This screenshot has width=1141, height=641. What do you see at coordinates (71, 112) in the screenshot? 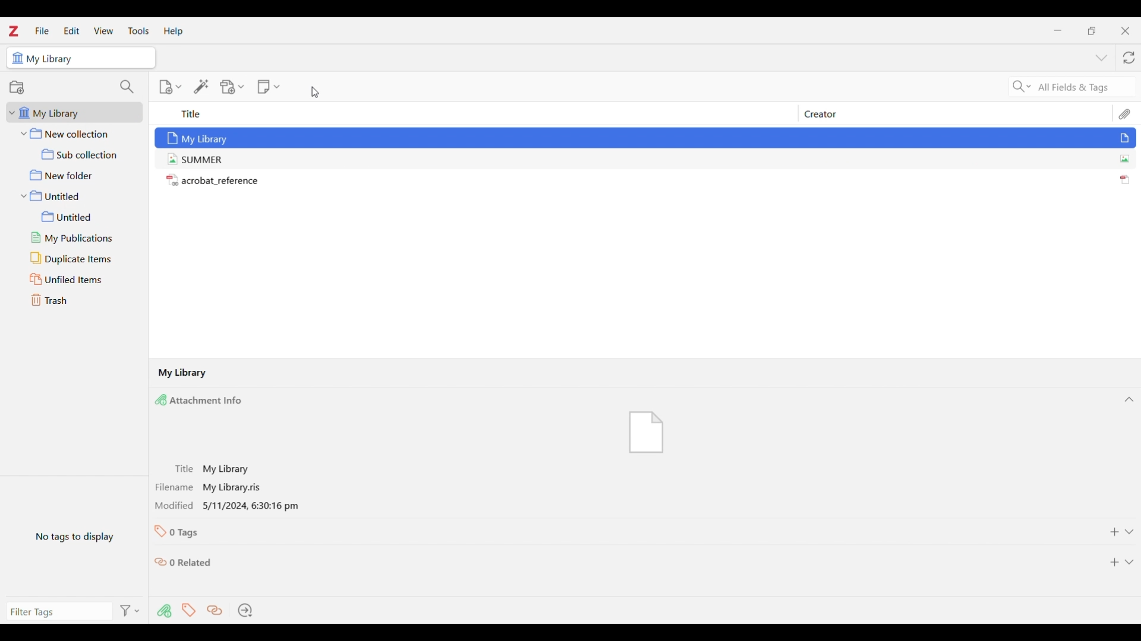
I see `My library folder` at bounding box center [71, 112].